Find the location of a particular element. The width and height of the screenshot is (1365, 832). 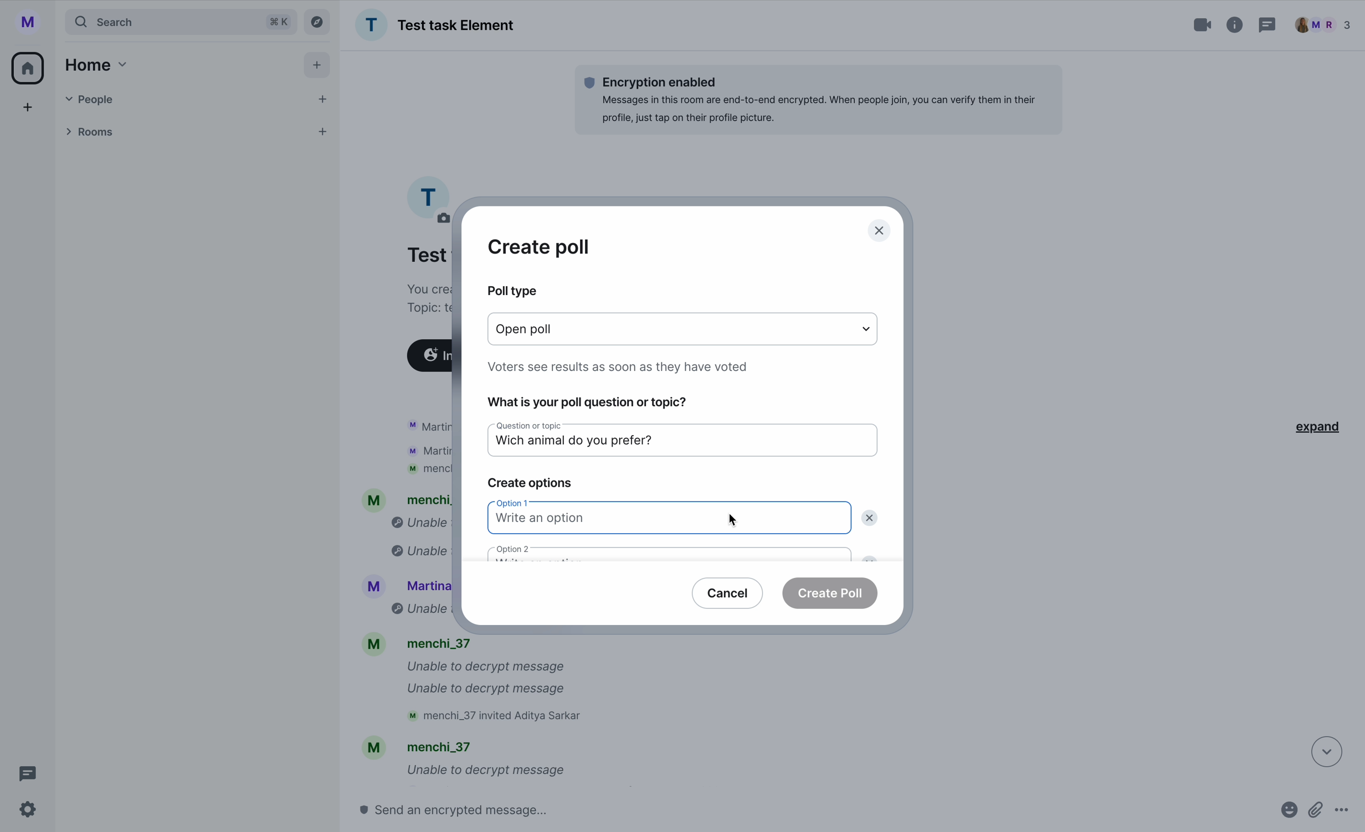

threads is located at coordinates (1266, 27).